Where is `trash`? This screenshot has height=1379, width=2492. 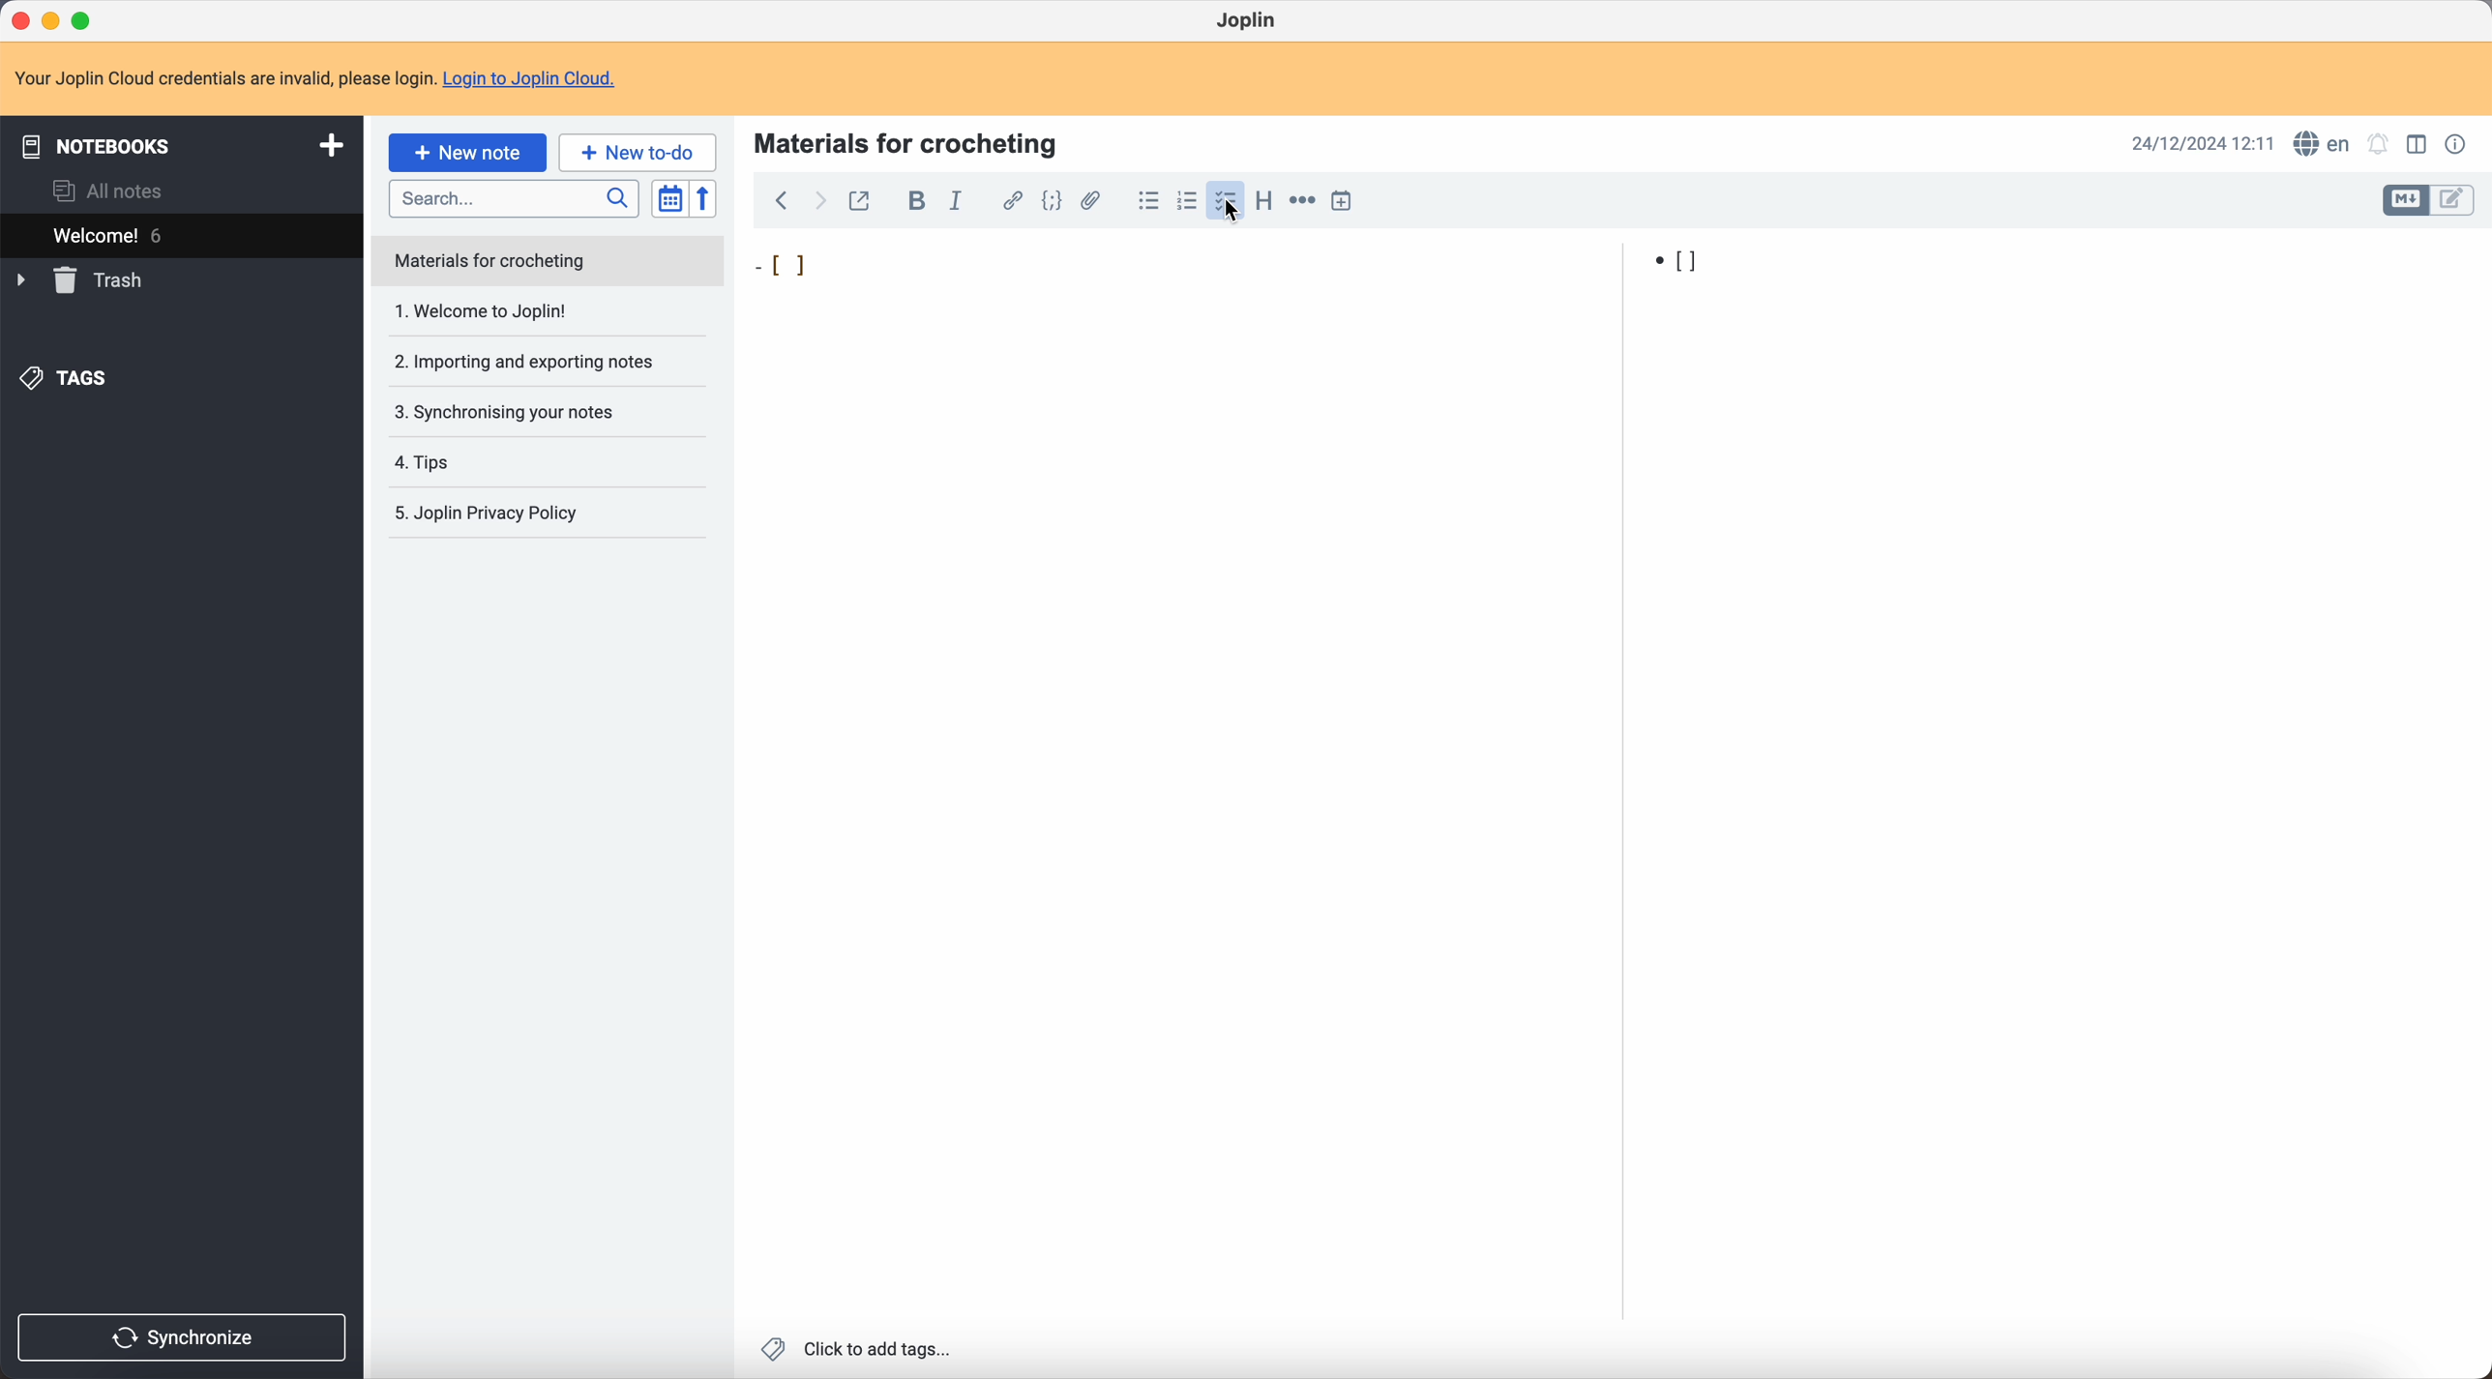
trash is located at coordinates (83, 280).